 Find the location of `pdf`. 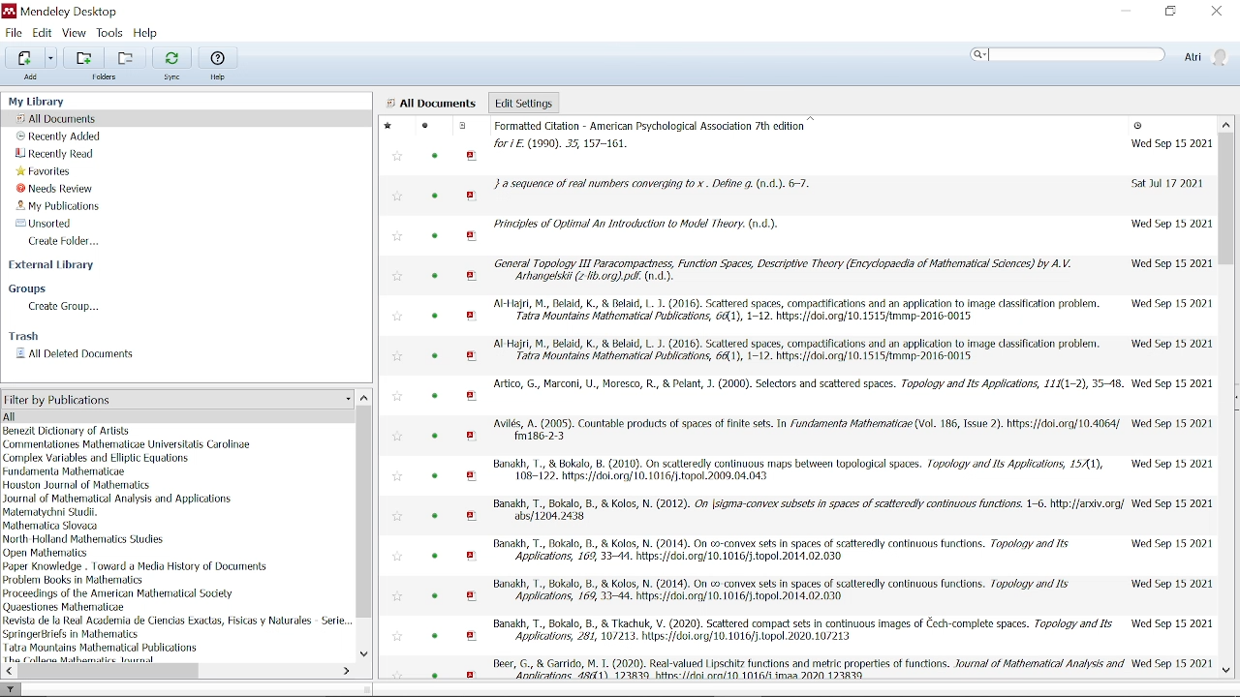

pdf is located at coordinates (473, 437).